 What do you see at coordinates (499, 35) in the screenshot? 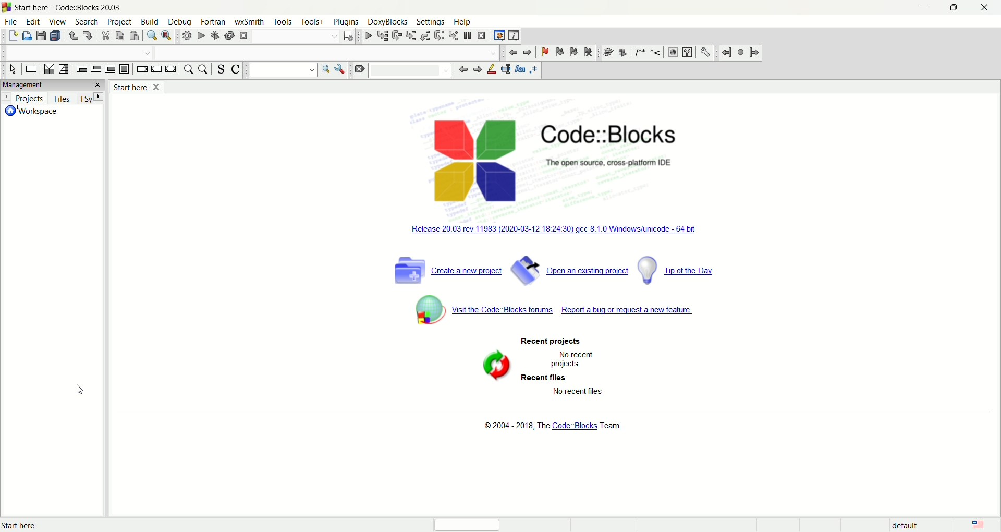
I see `debugging` at bounding box center [499, 35].